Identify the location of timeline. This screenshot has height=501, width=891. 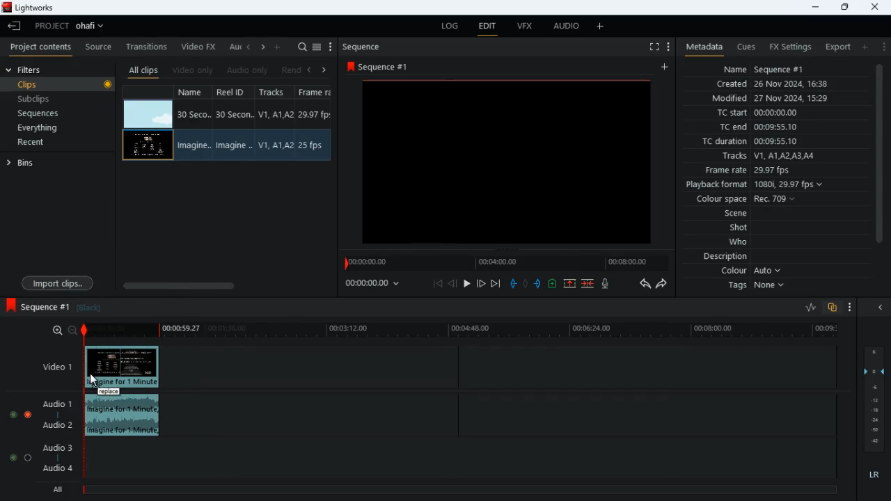
(459, 488).